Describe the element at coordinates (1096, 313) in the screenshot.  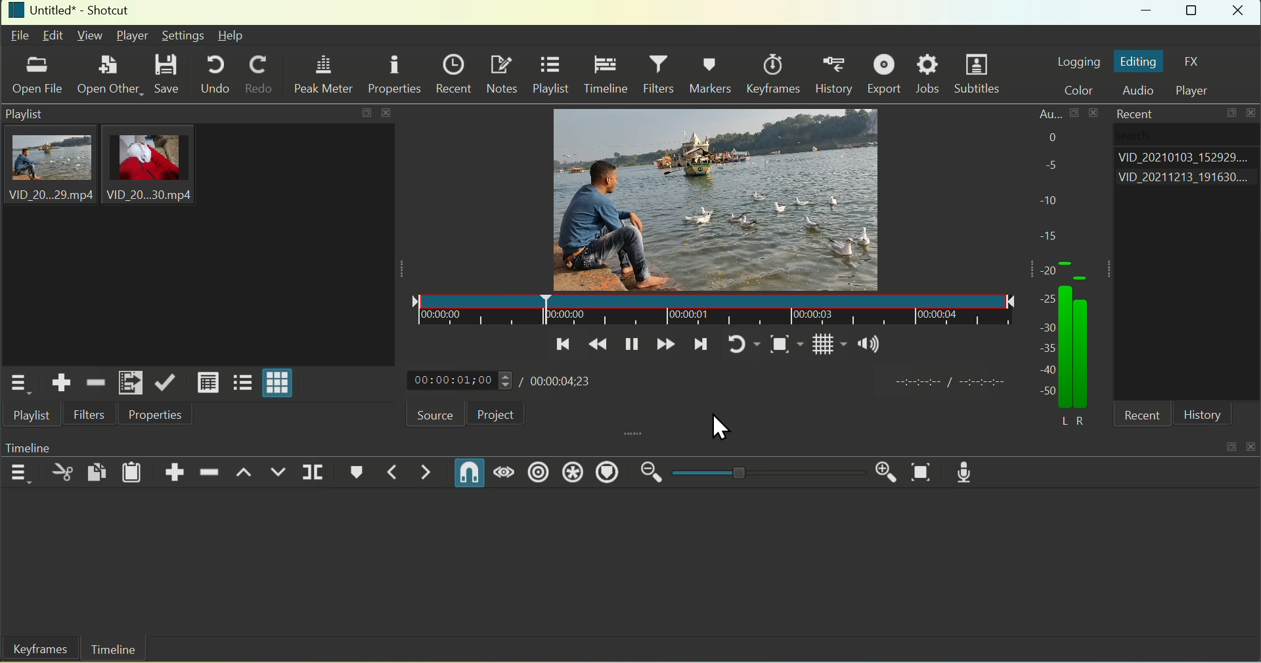
I see `Audio bar` at that location.